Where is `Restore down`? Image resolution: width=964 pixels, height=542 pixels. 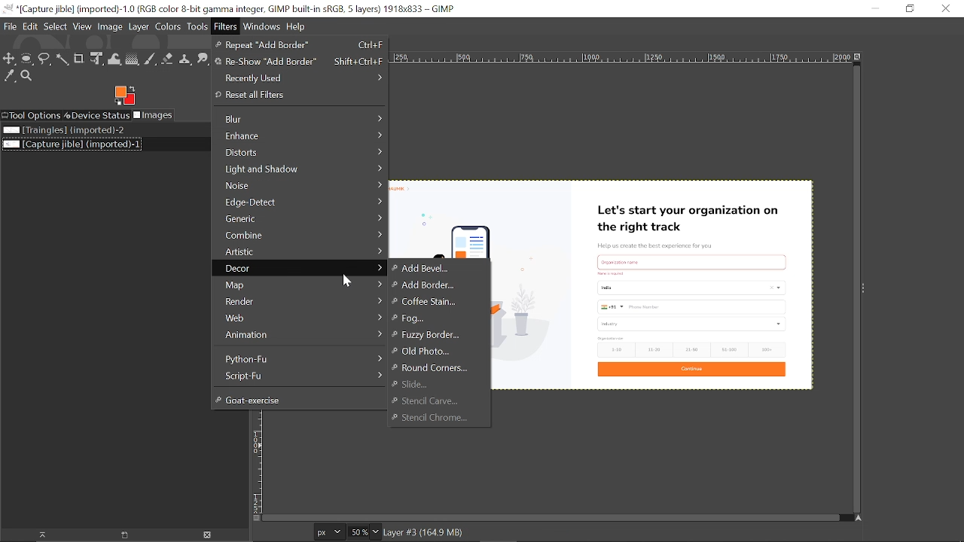 Restore down is located at coordinates (909, 8).